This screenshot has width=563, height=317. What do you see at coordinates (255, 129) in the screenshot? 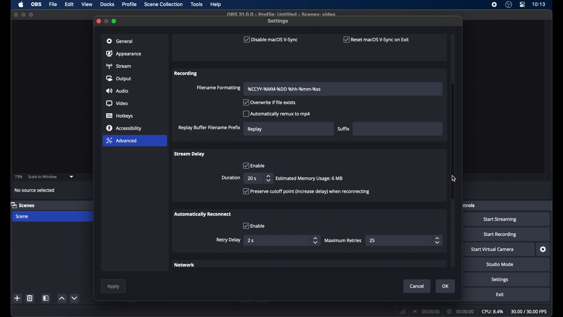
I see `replay` at bounding box center [255, 129].